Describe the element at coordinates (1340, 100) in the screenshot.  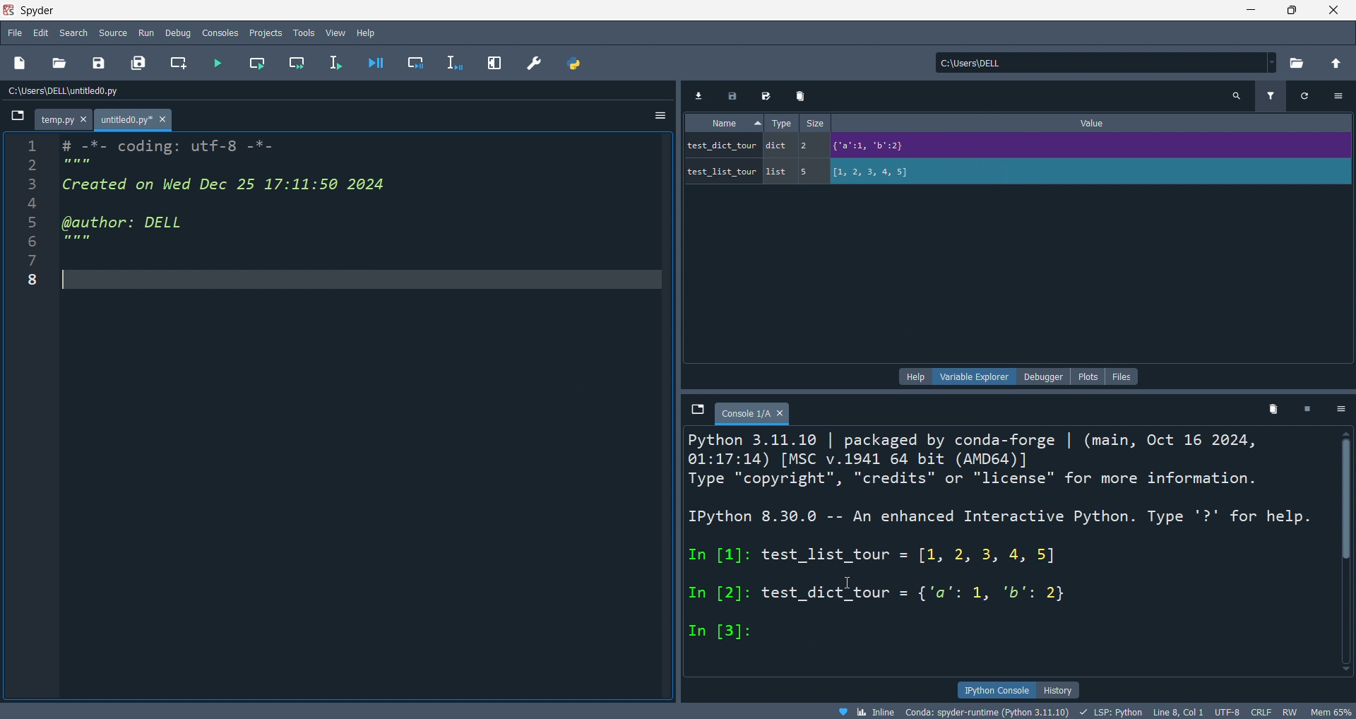
I see `options` at that location.